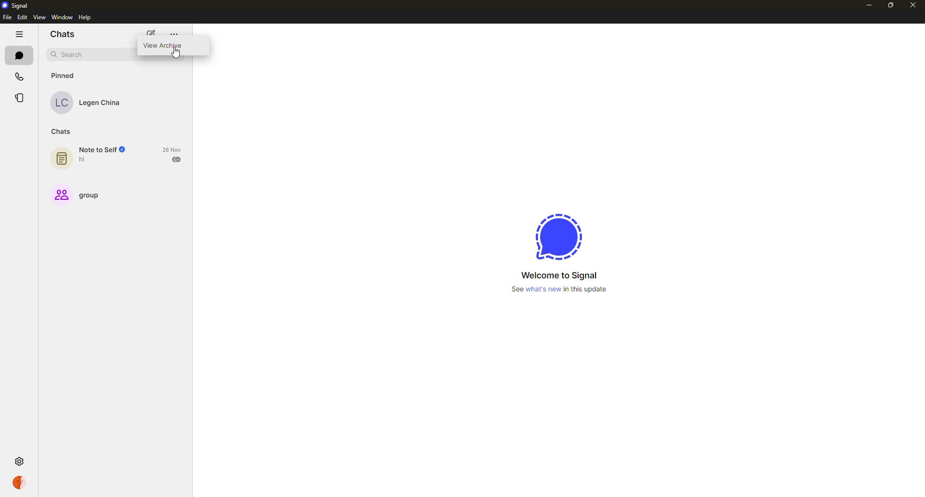 This screenshot has width=925, height=497. Describe the element at coordinates (891, 6) in the screenshot. I see `maximize` at that location.